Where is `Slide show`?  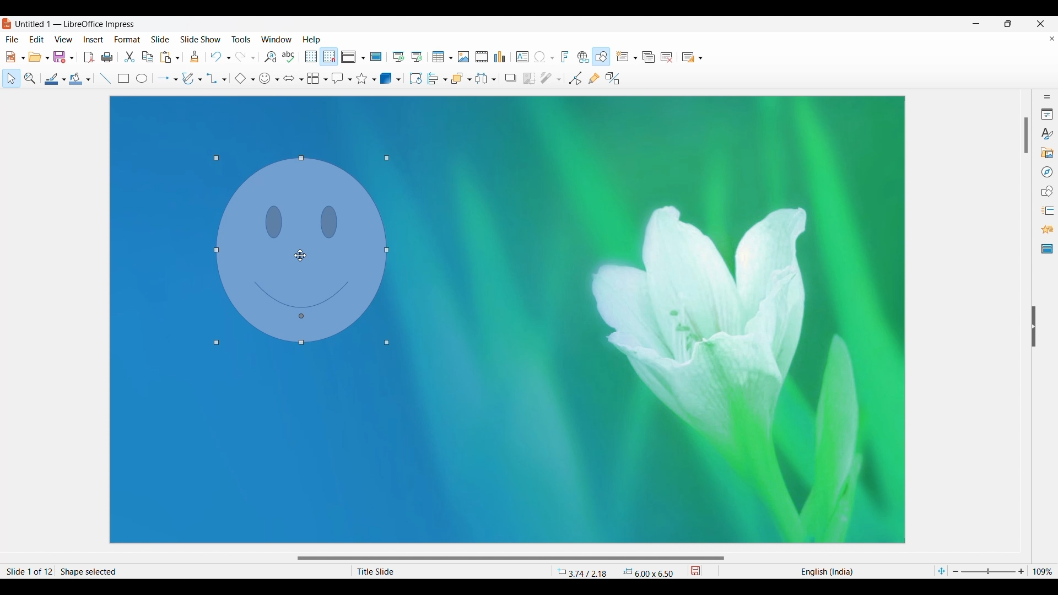
Slide show is located at coordinates (200, 39).